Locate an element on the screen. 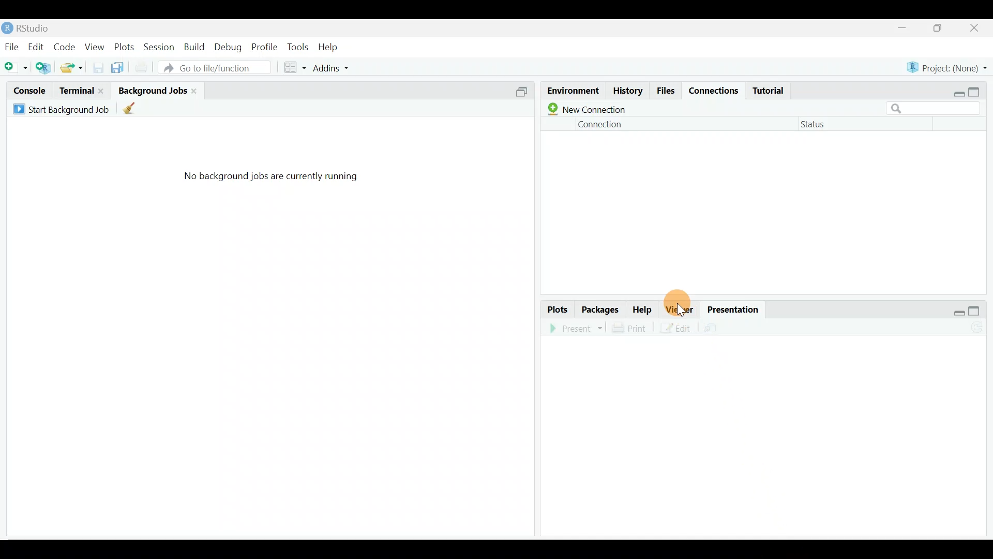 The image size is (993, 559). Debug is located at coordinates (229, 47).